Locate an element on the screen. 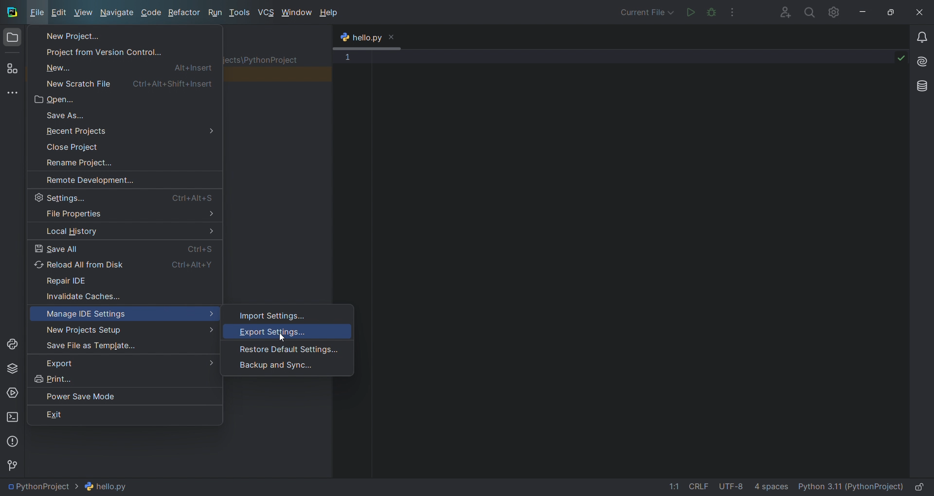 The image size is (934, 496). refactor is located at coordinates (184, 13).